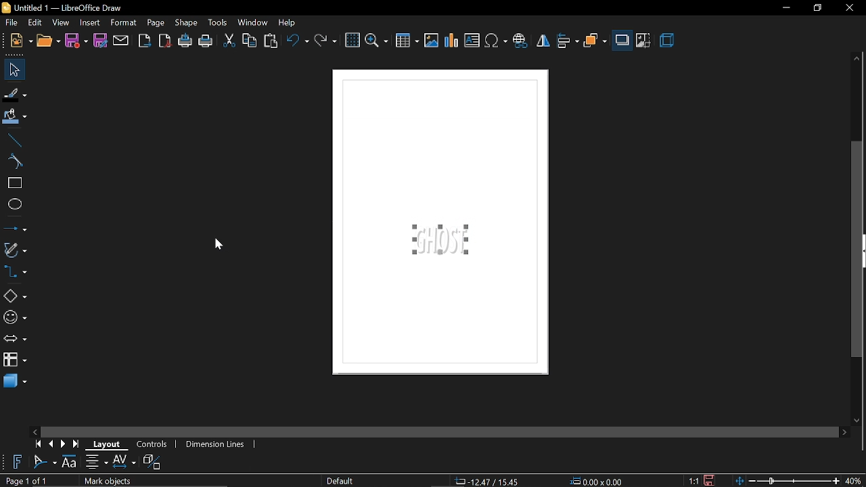 The height and width of the screenshot is (487, 866). Describe the element at coordinates (74, 444) in the screenshot. I see `go to last page` at that location.